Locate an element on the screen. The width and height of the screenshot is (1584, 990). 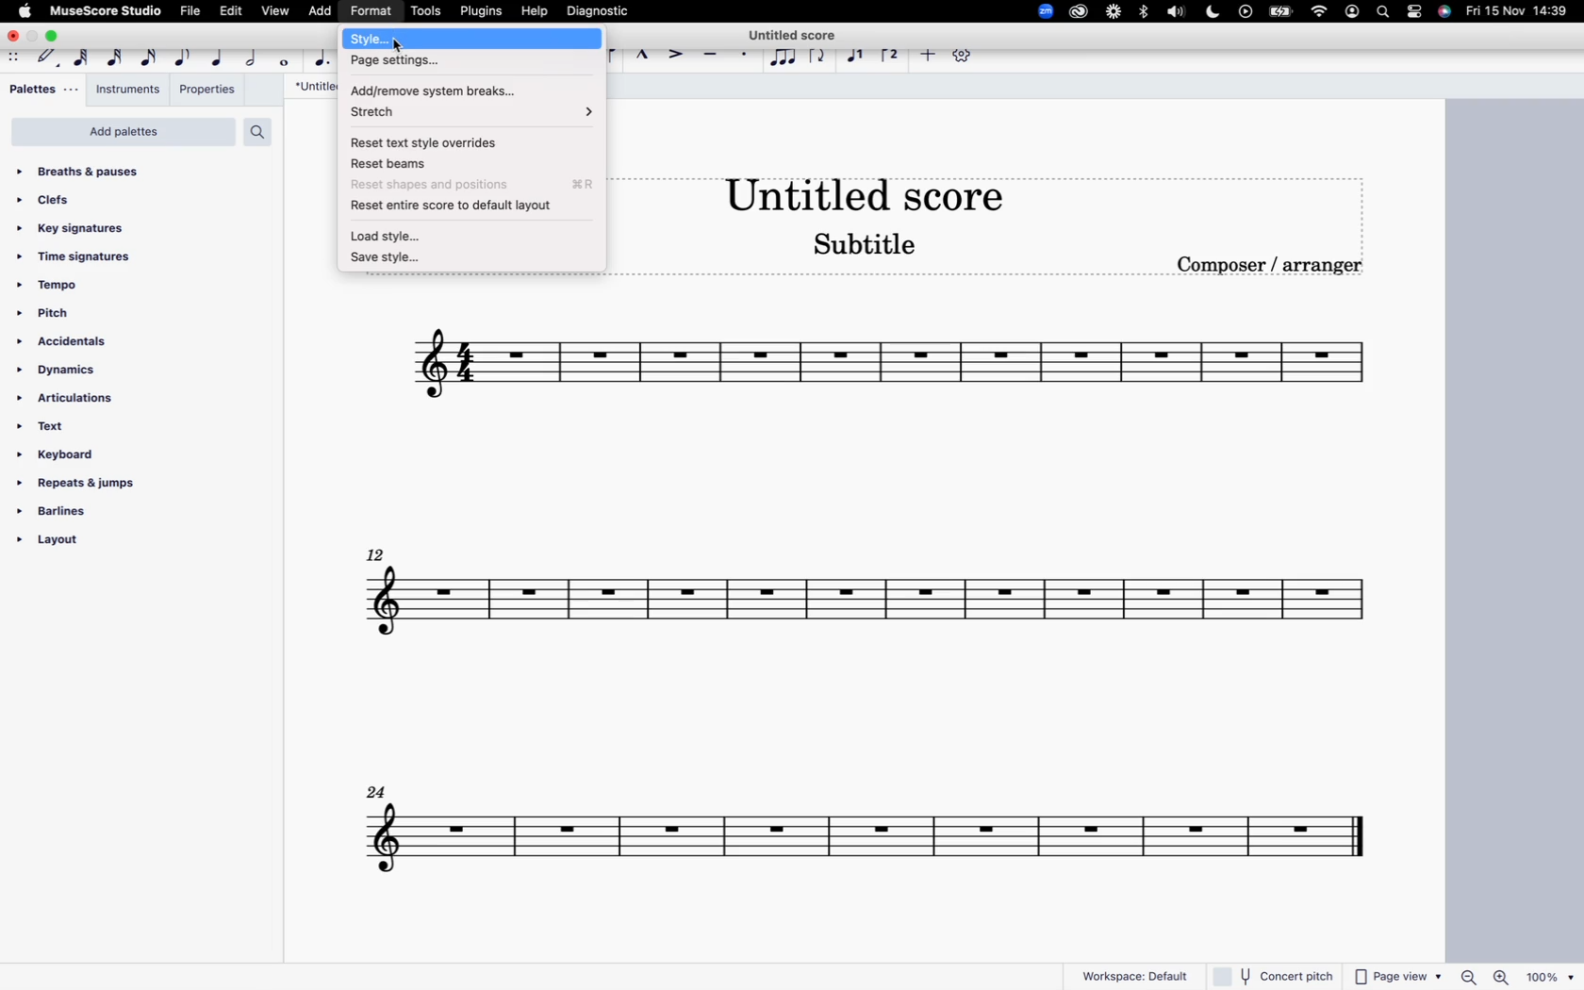
settings is located at coordinates (1415, 11).